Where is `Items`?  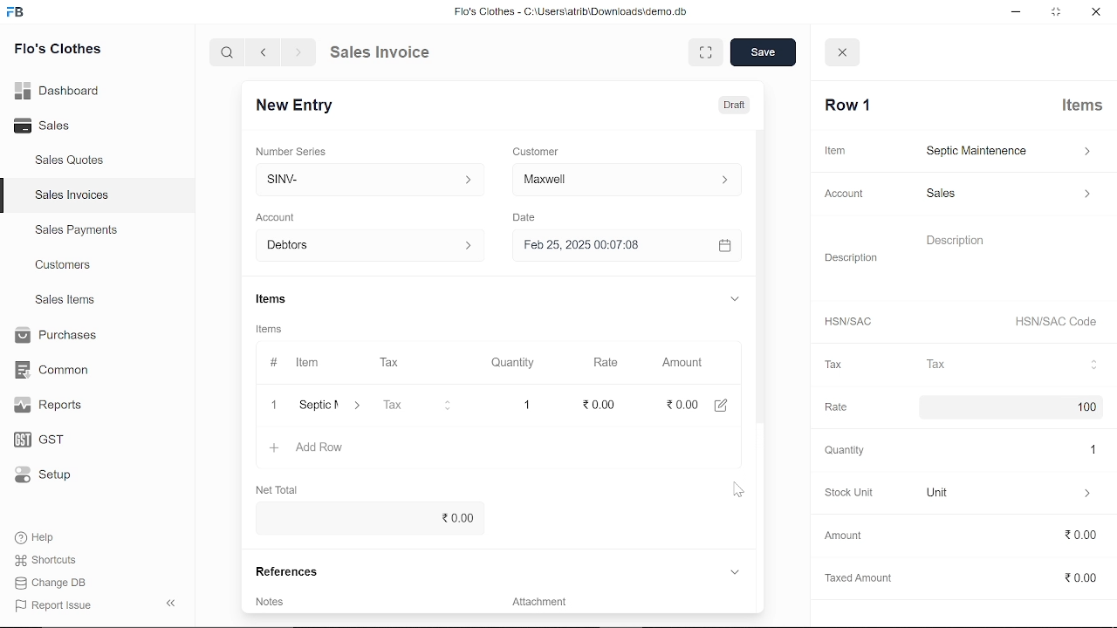 Items is located at coordinates (1084, 107).